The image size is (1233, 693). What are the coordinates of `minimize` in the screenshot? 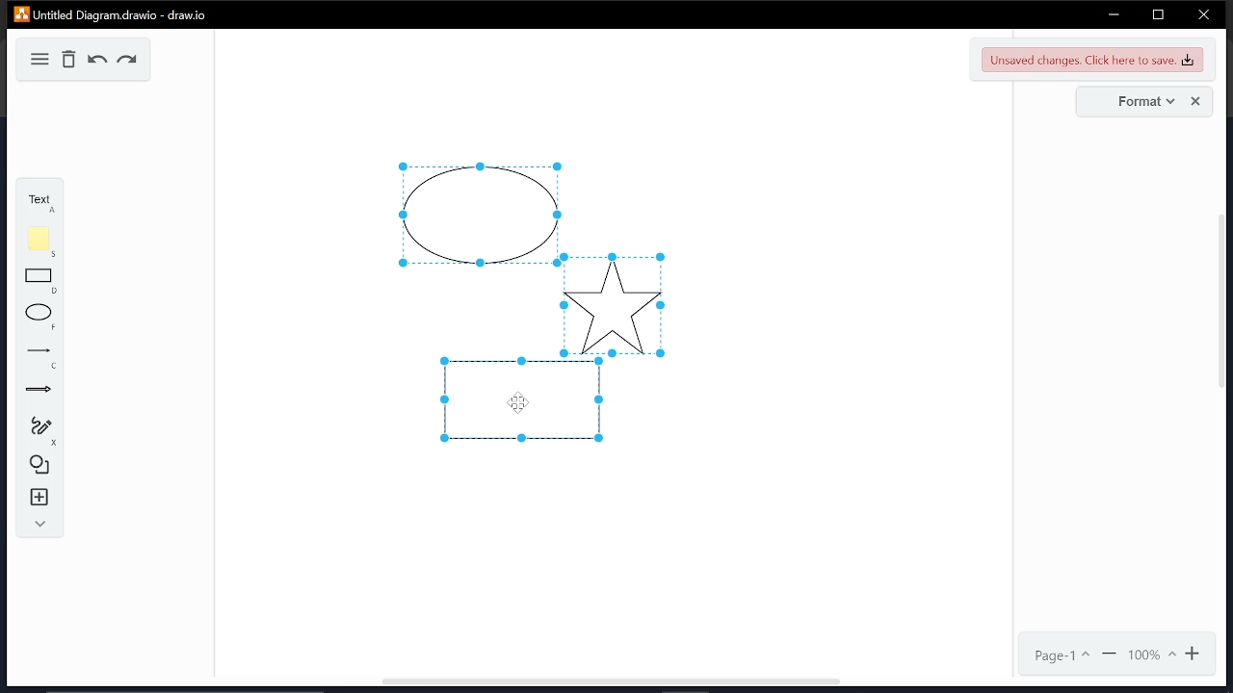 It's located at (1114, 14).